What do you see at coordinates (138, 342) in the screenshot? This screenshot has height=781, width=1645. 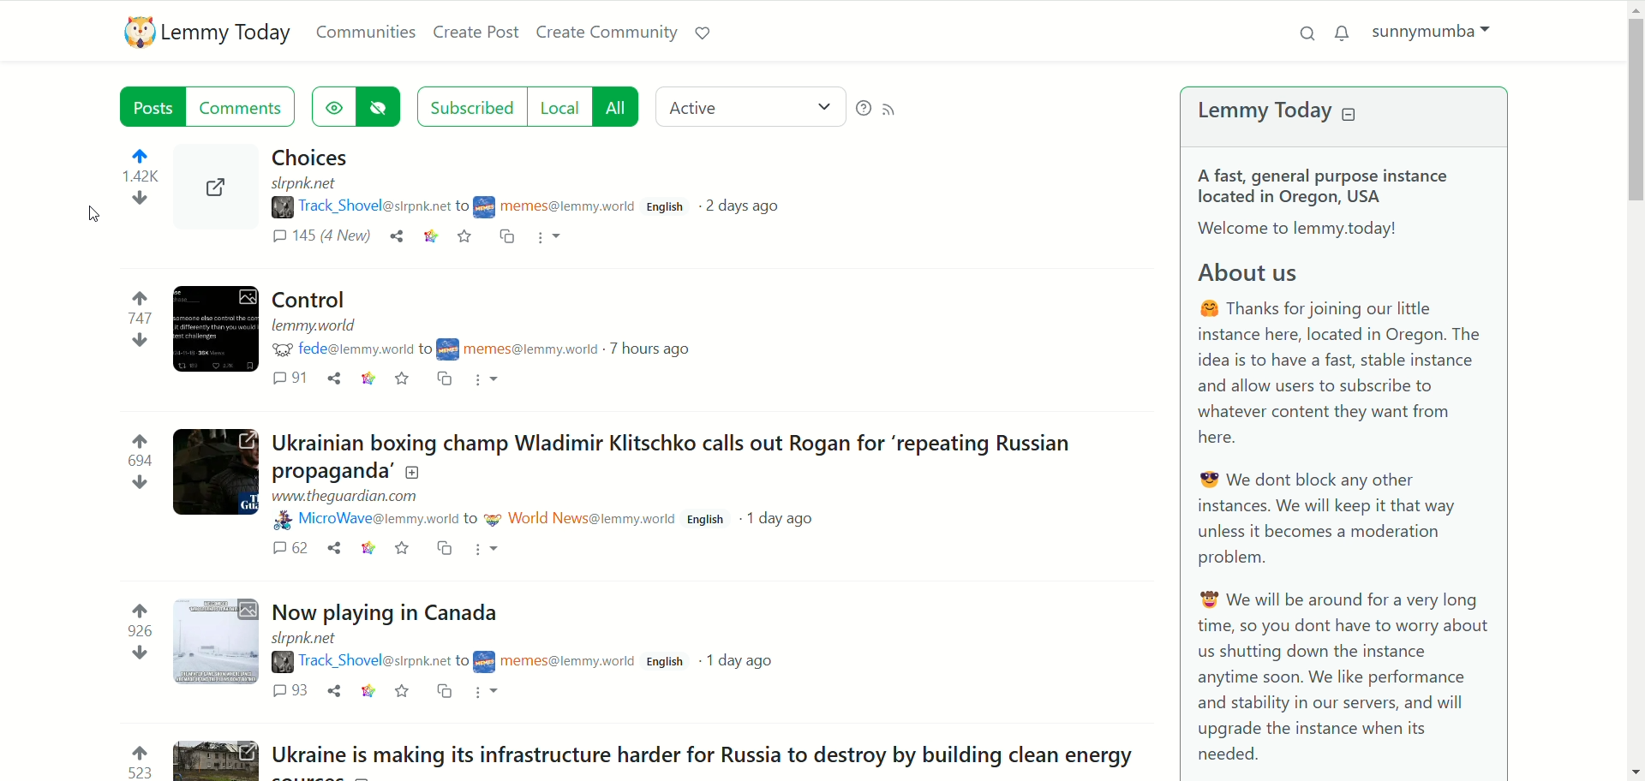 I see `down vote` at bounding box center [138, 342].